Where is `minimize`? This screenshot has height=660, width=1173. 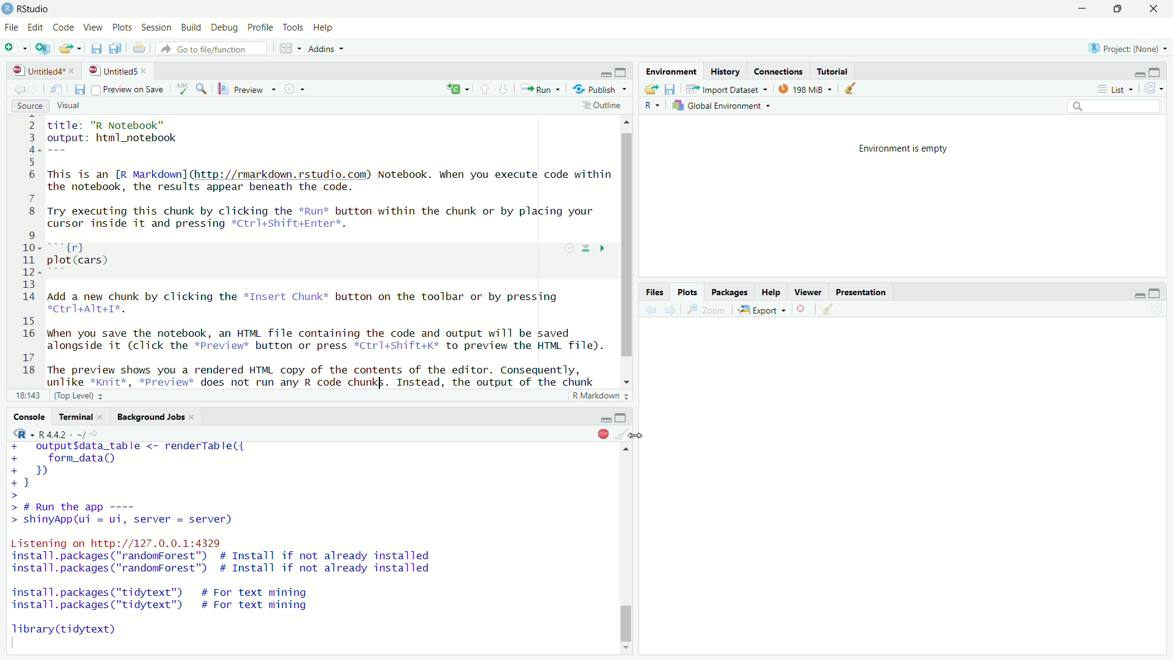 minimize is located at coordinates (605, 73).